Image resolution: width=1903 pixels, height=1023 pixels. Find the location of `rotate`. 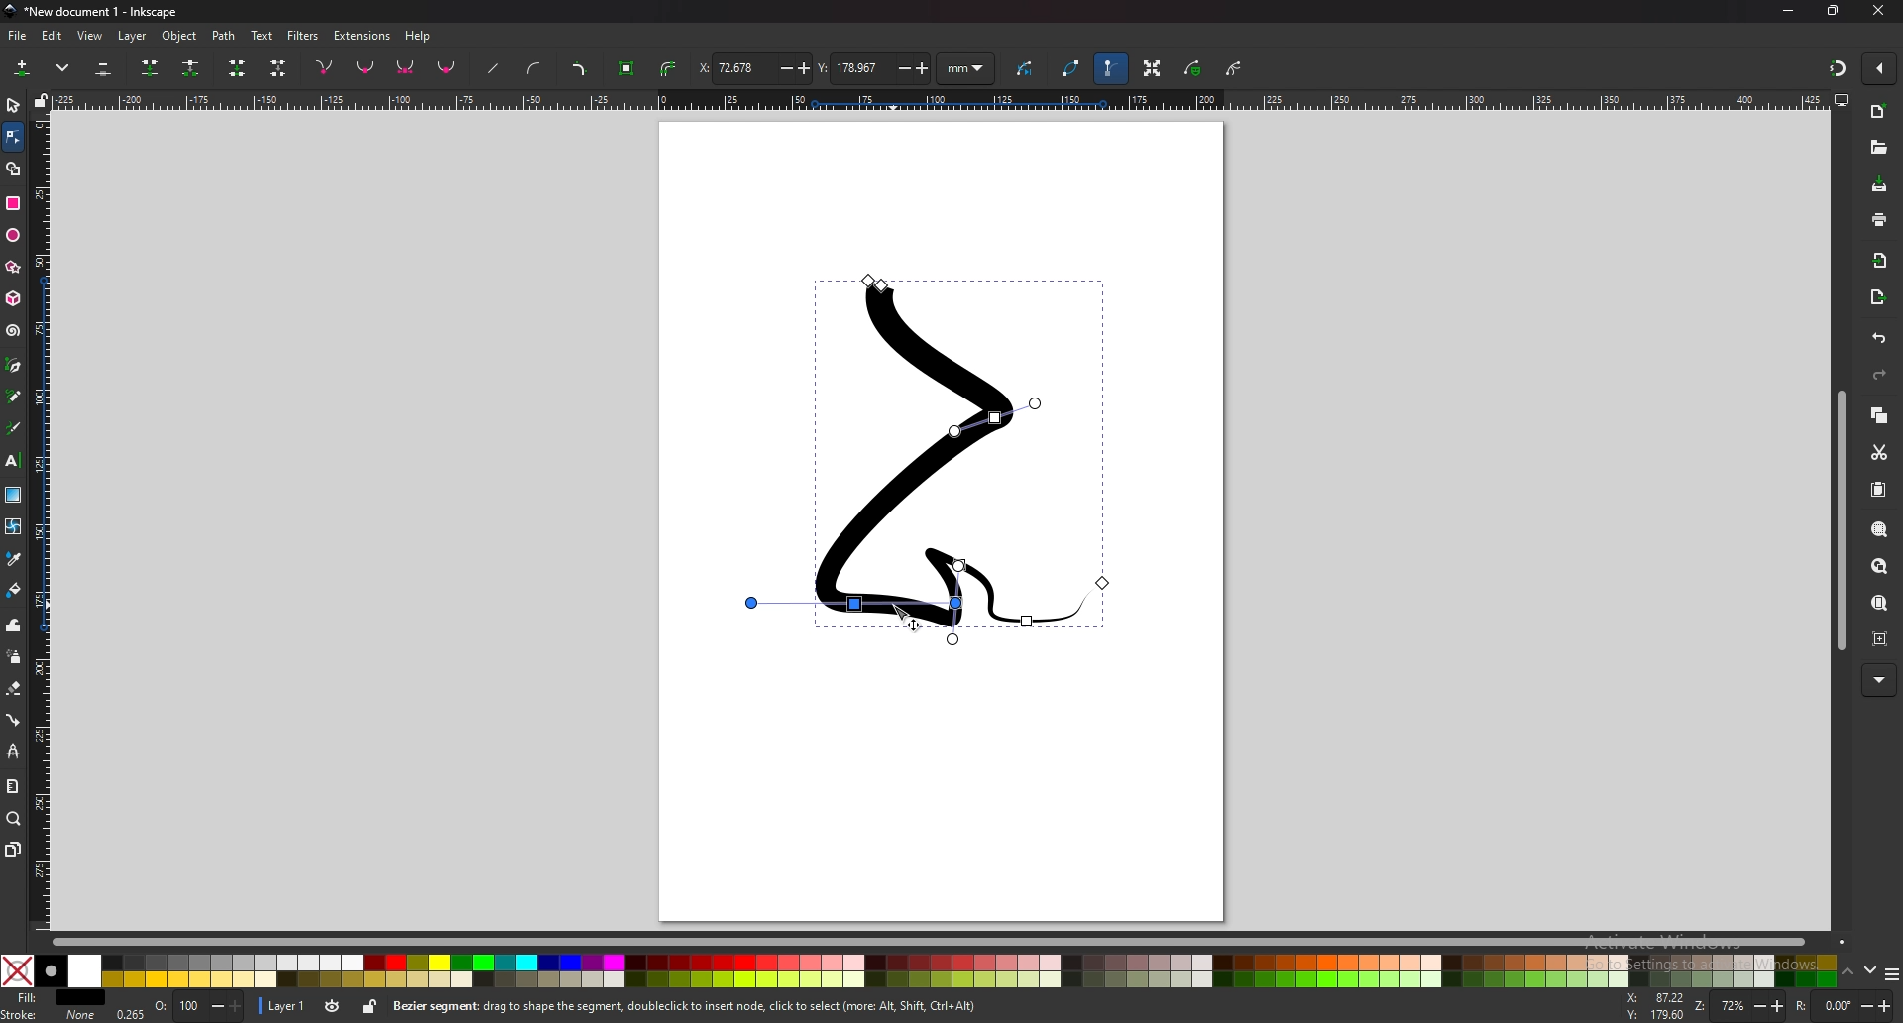

rotate is located at coordinates (1842, 1004).